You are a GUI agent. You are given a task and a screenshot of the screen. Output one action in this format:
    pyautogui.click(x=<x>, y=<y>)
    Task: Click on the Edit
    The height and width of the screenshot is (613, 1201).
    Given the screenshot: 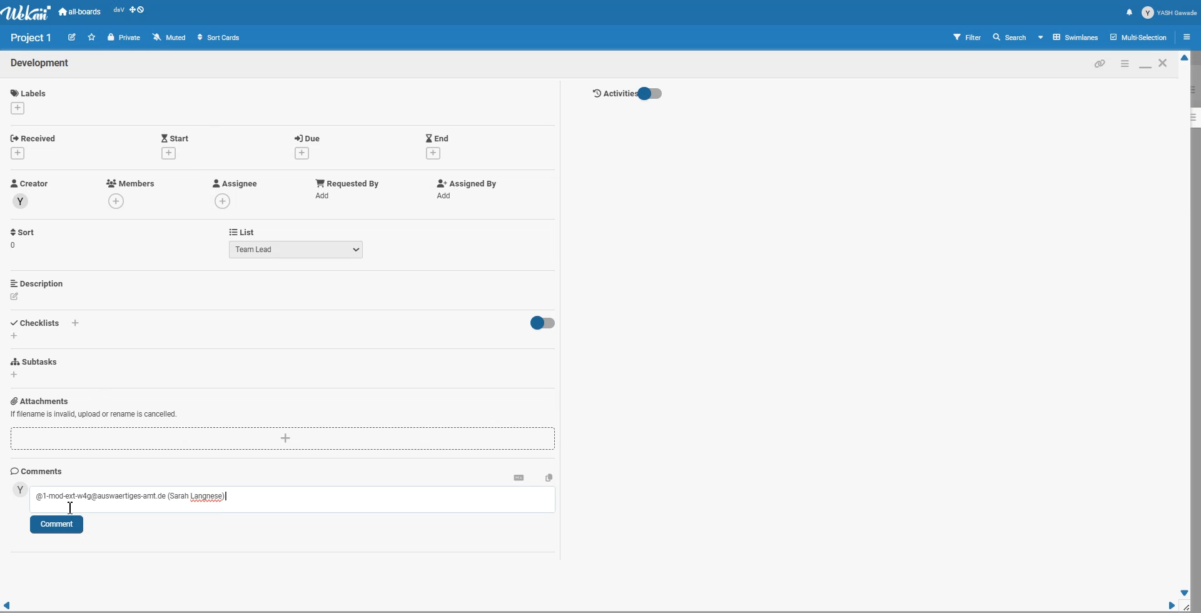 What is the action you would take?
    pyautogui.click(x=72, y=36)
    